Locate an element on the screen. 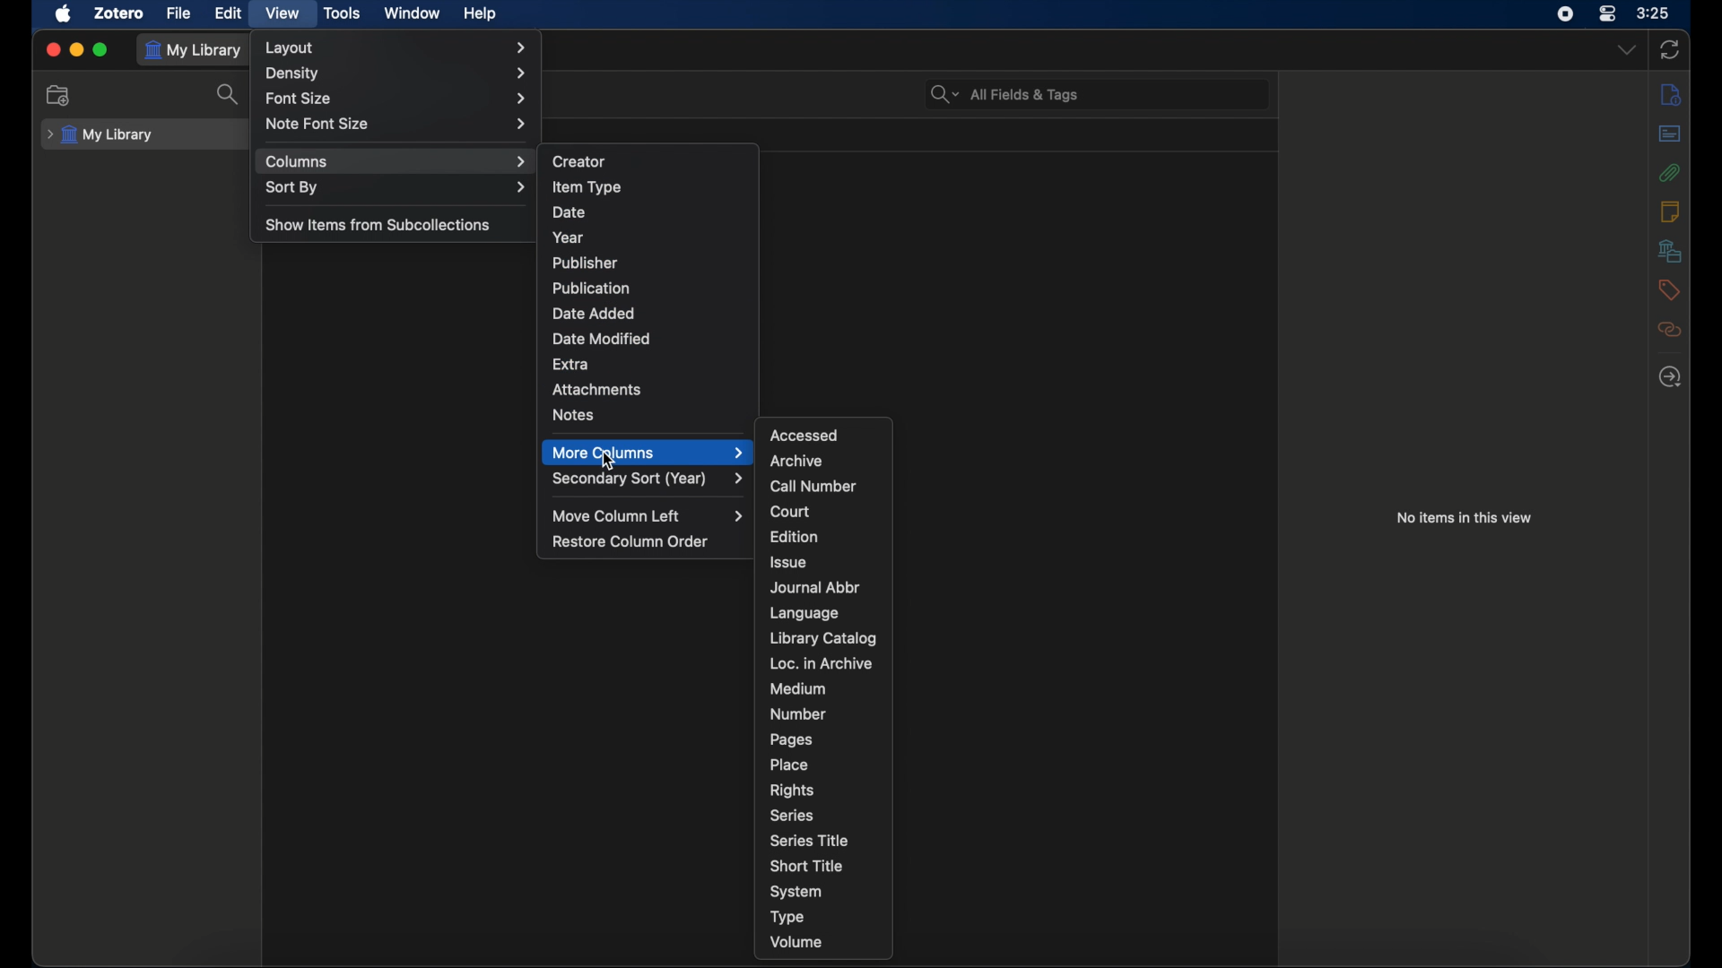  medium is located at coordinates (797, 688).